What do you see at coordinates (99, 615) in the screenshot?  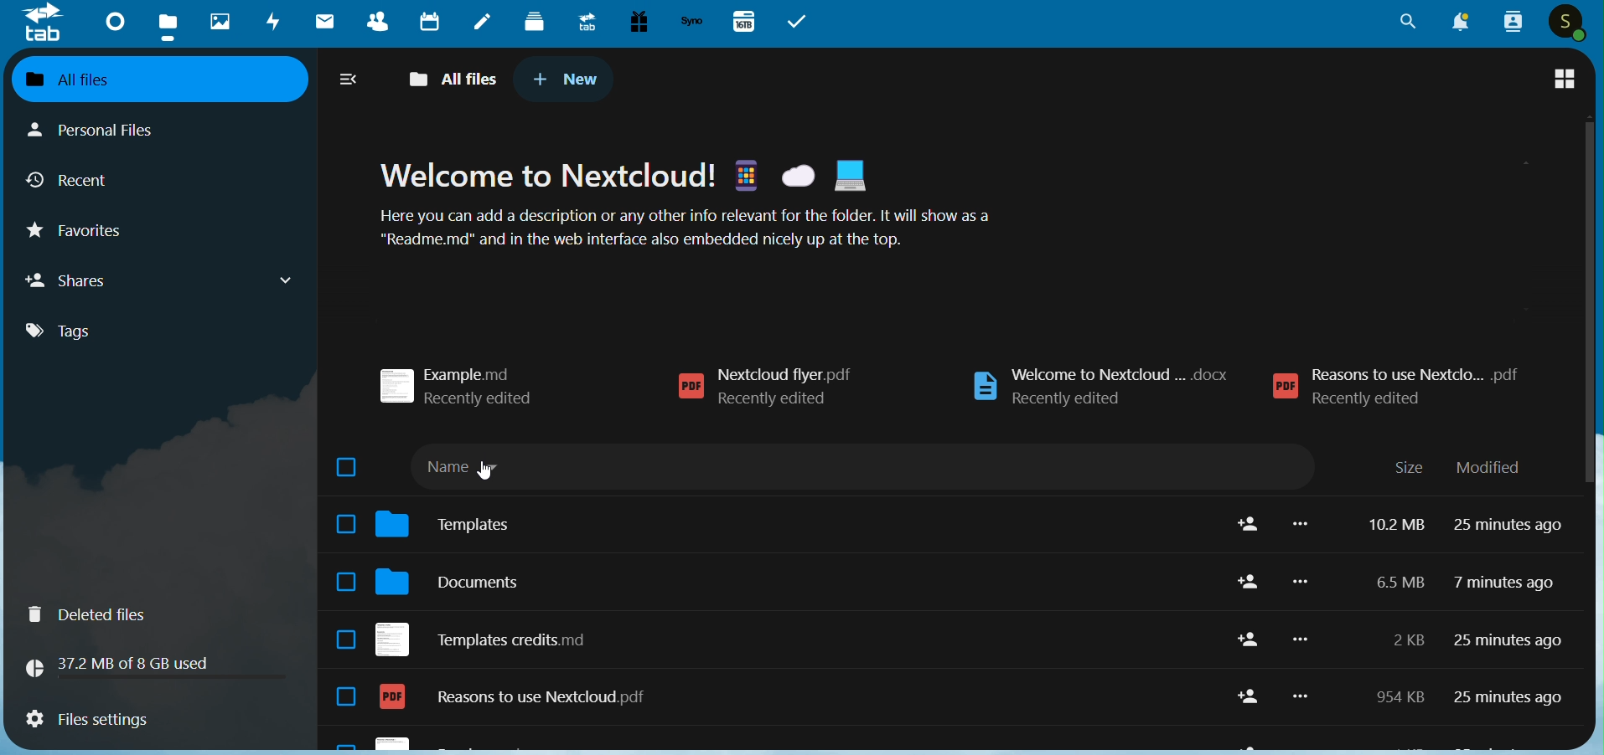 I see `Deleted Files` at bounding box center [99, 615].